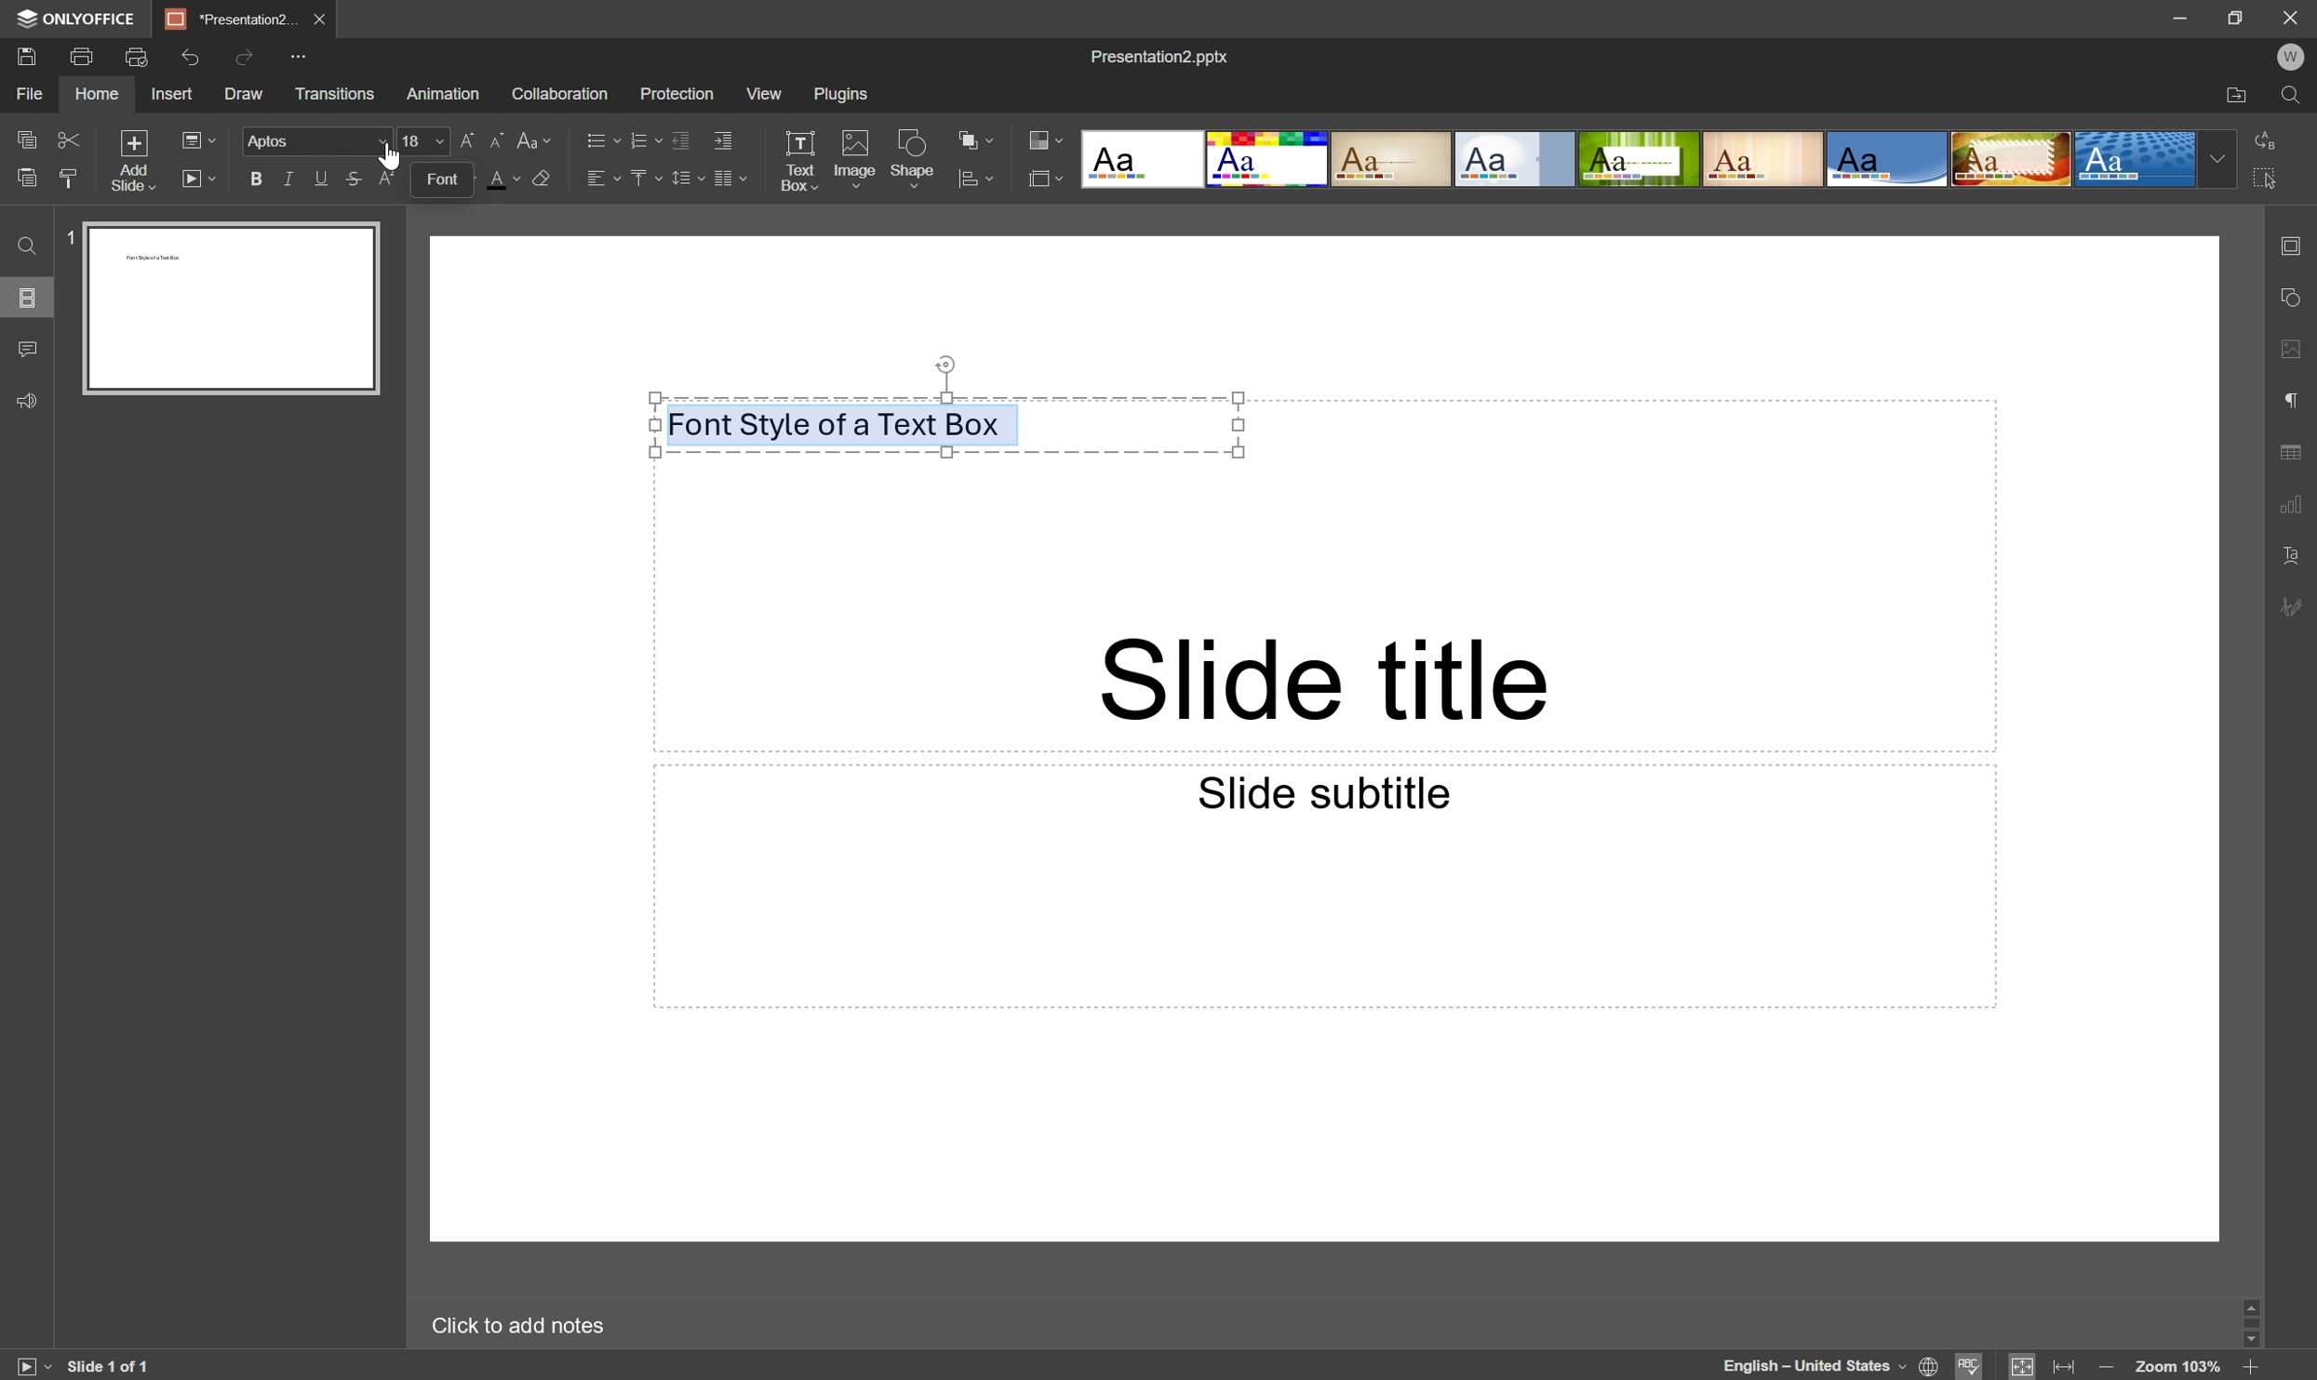  Describe the element at coordinates (2297, 347) in the screenshot. I see `Image settings` at that location.